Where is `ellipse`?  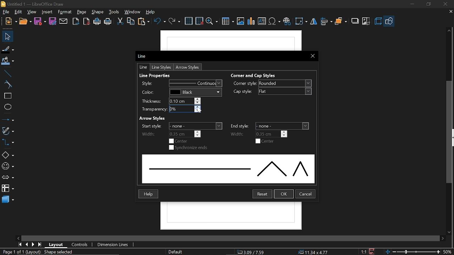 ellipse is located at coordinates (6, 107).